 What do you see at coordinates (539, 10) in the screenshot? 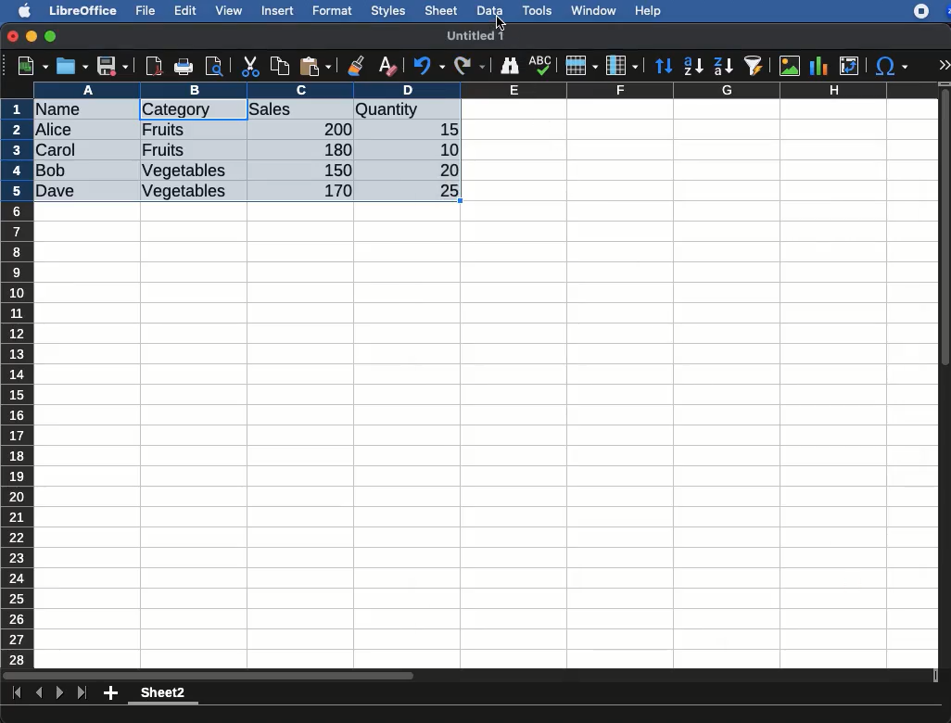
I see `tools` at bounding box center [539, 10].